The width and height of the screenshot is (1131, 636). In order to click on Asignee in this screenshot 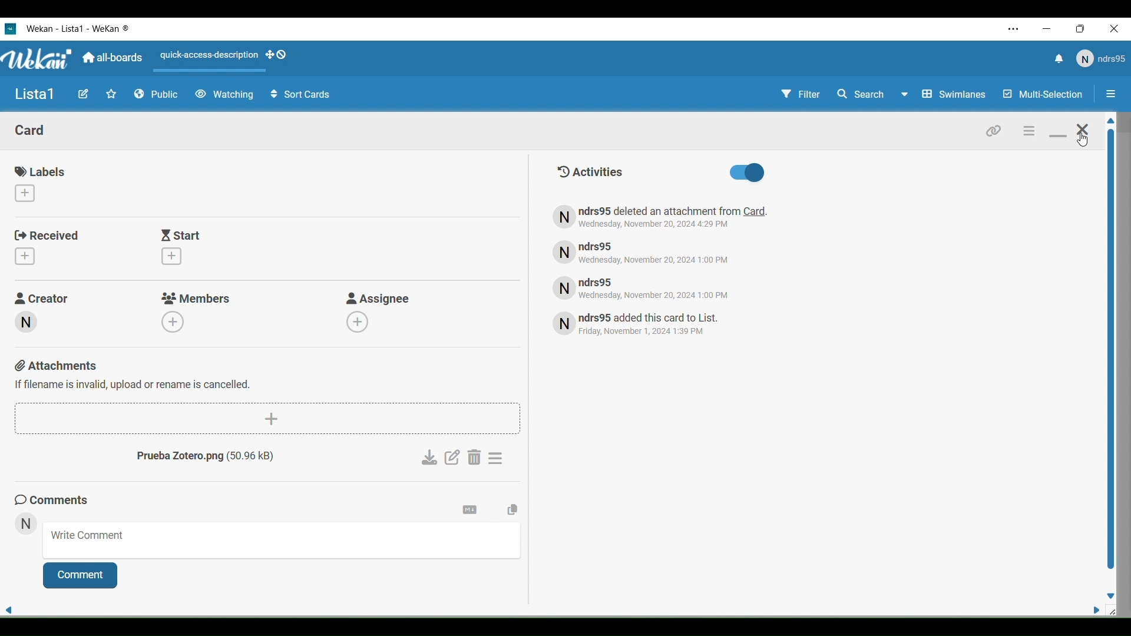, I will do `click(379, 298)`.